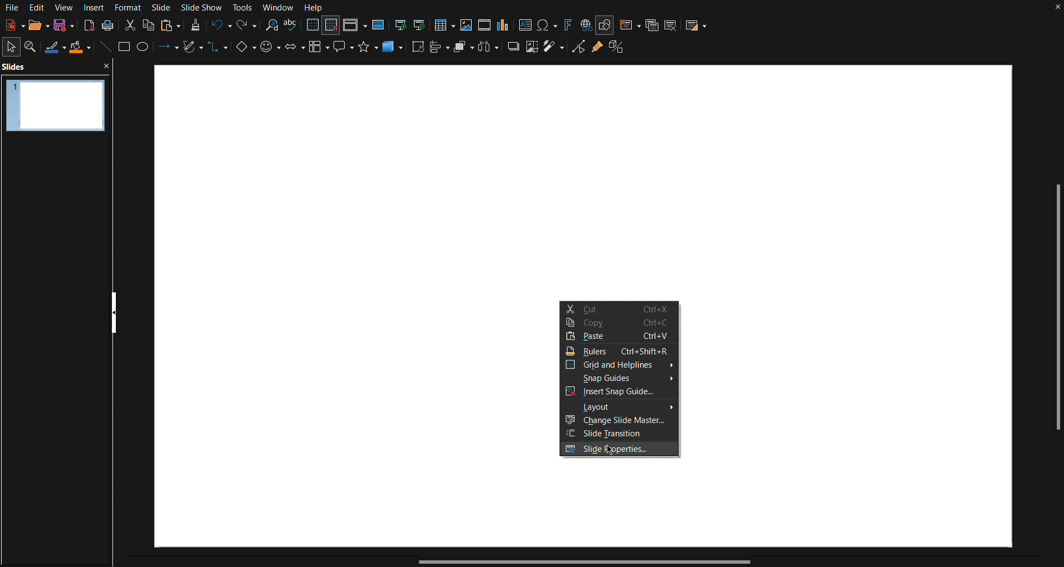  I want to click on Layout, so click(620, 408).